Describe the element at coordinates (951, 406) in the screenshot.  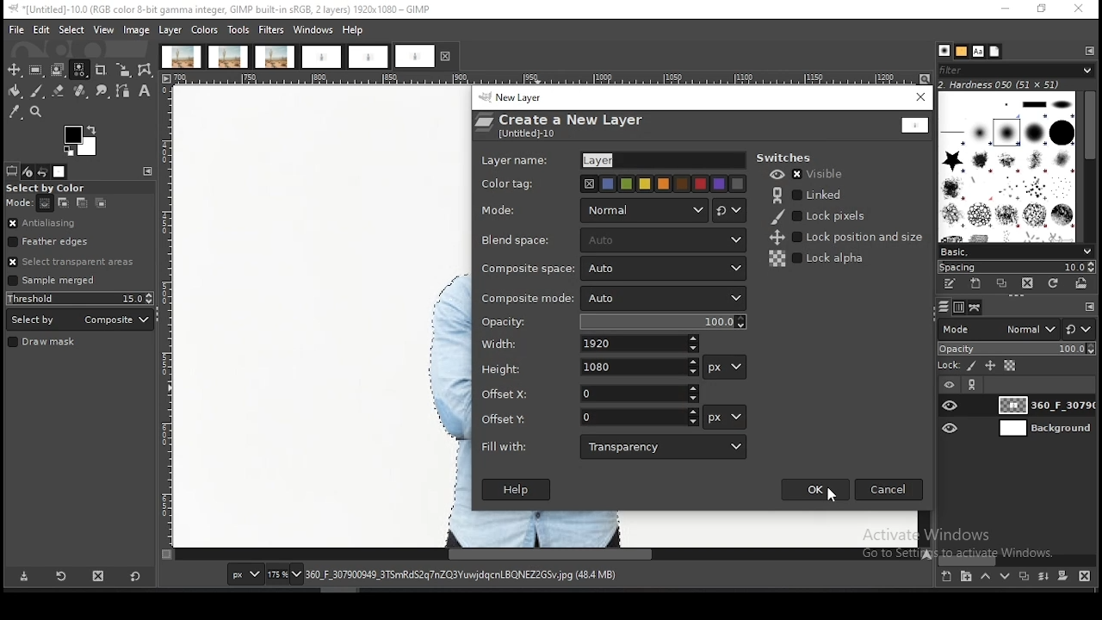
I see `layer visibility on/off` at that location.